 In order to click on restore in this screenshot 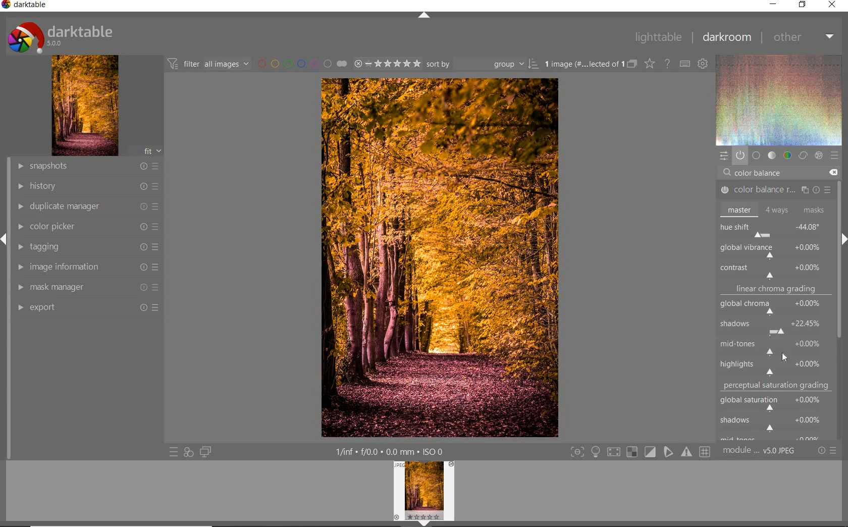, I will do `click(802, 6)`.